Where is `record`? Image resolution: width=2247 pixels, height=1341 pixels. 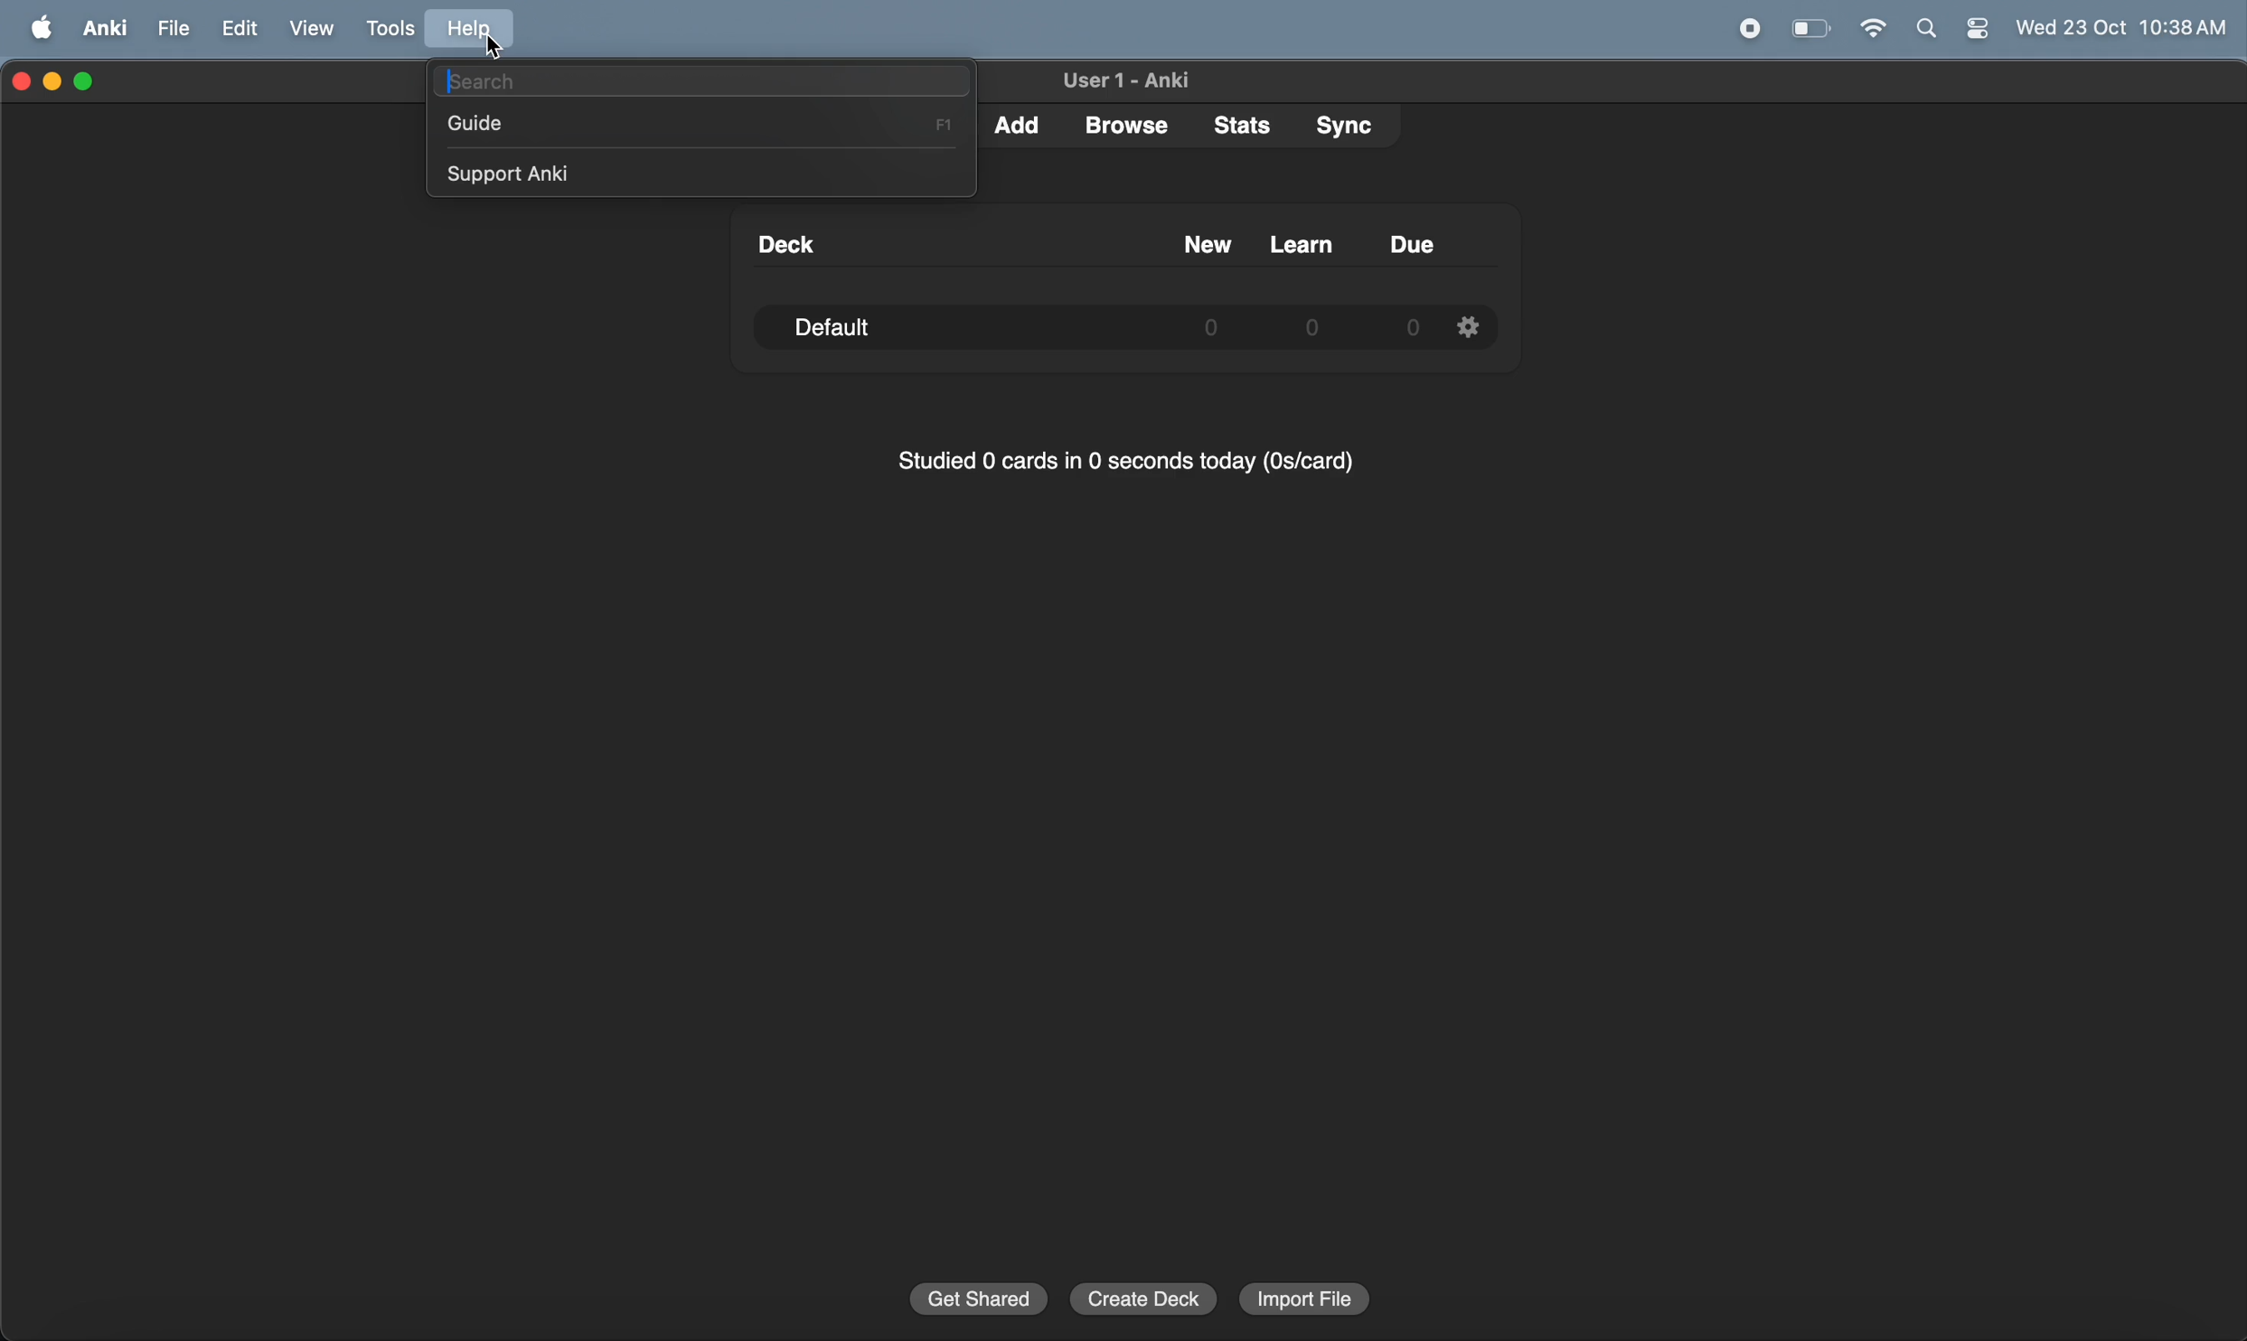 record is located at coordinates (1752, 29).